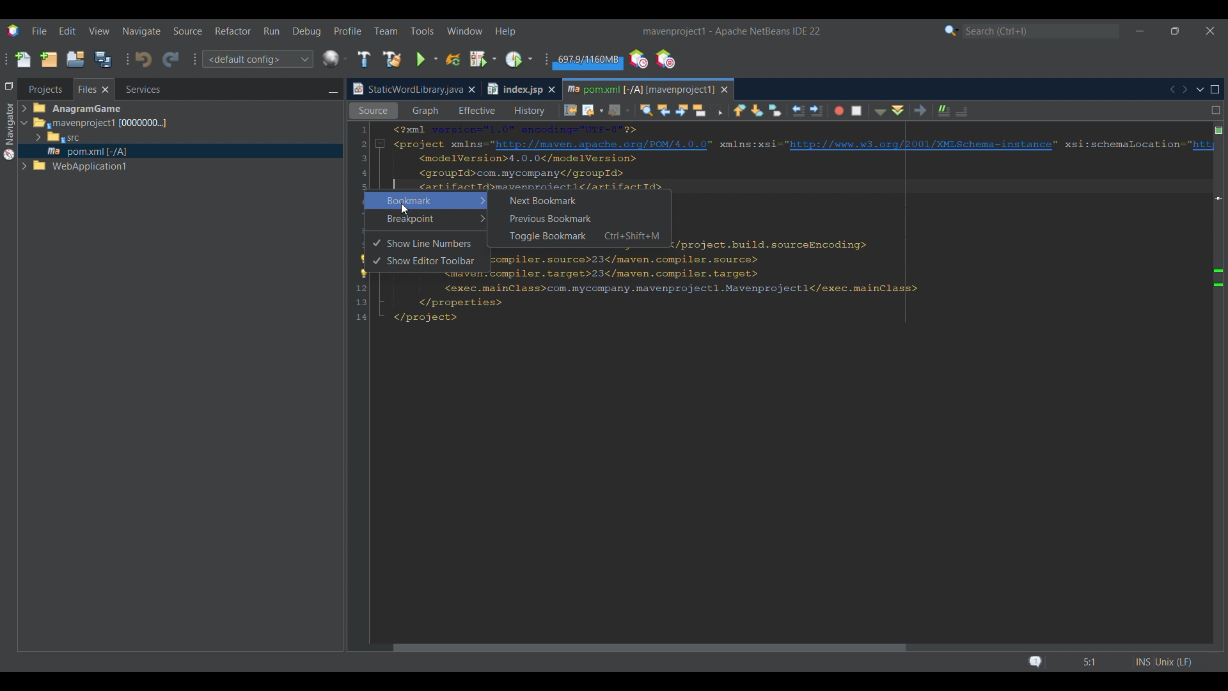 This screenshot has width=1228, height=691. I want to click on Find next occurrence , so click(682, 111).